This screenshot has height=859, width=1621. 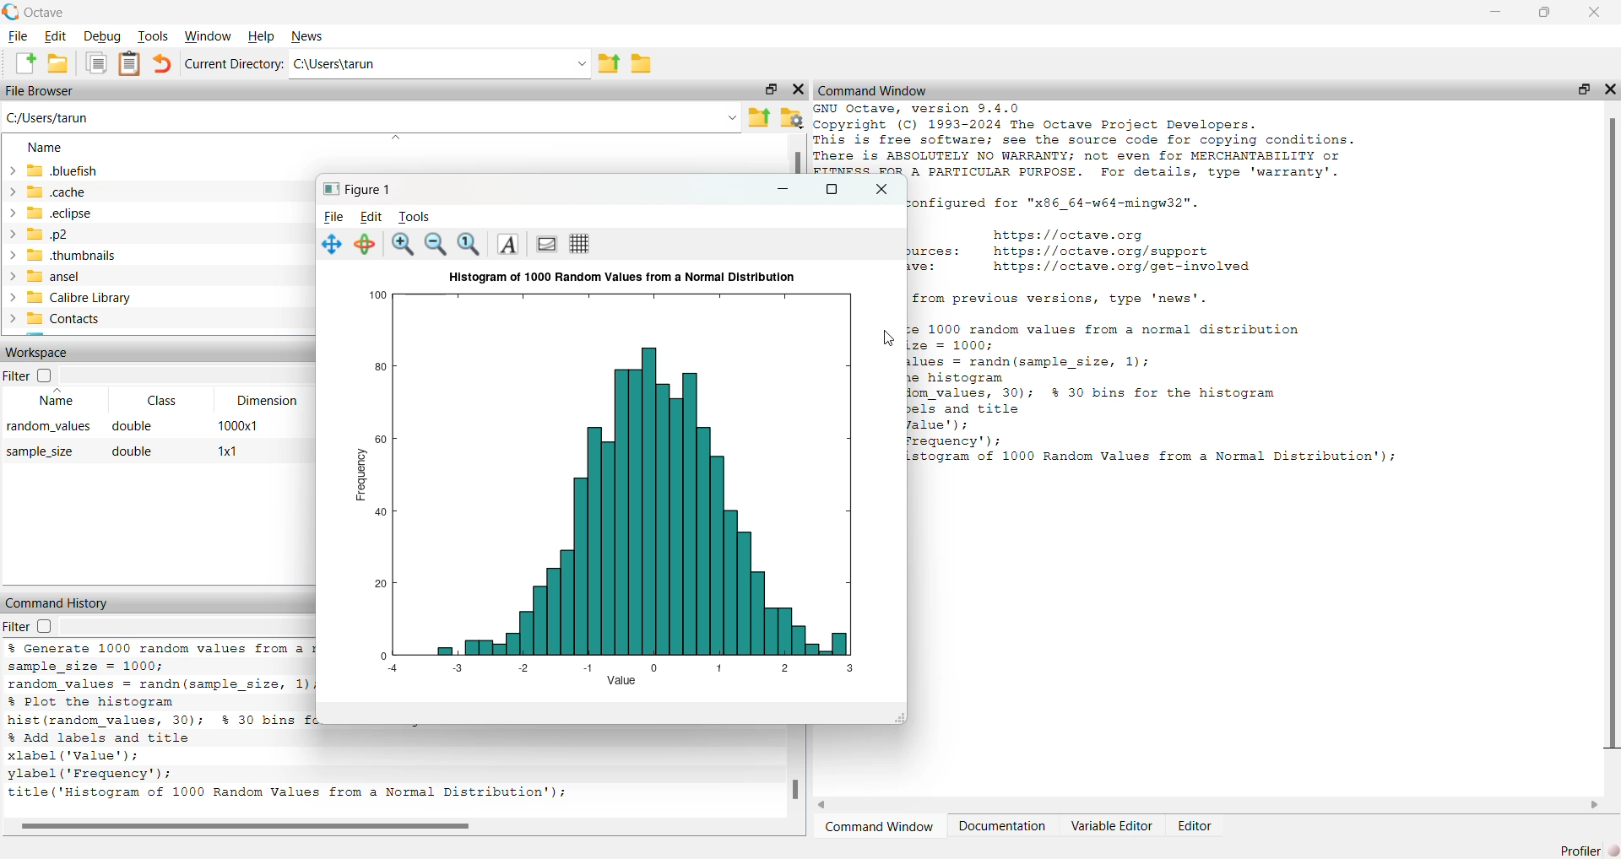 What do you see at coordinates (1003, 827) in the screenshot?
I see `Documentation` at bounding box center [1003, 827].